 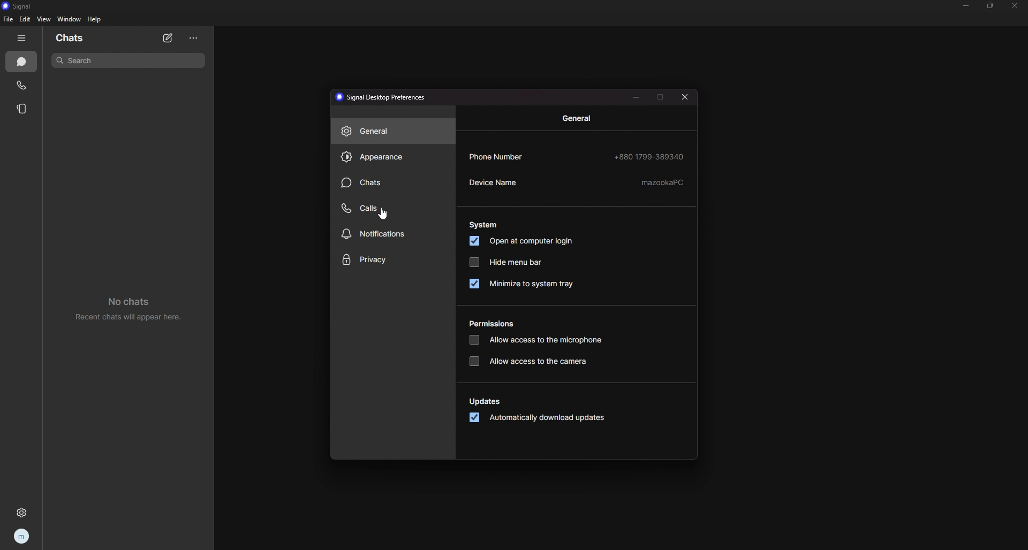 I want to click on chats, so click(x=22, y=62).